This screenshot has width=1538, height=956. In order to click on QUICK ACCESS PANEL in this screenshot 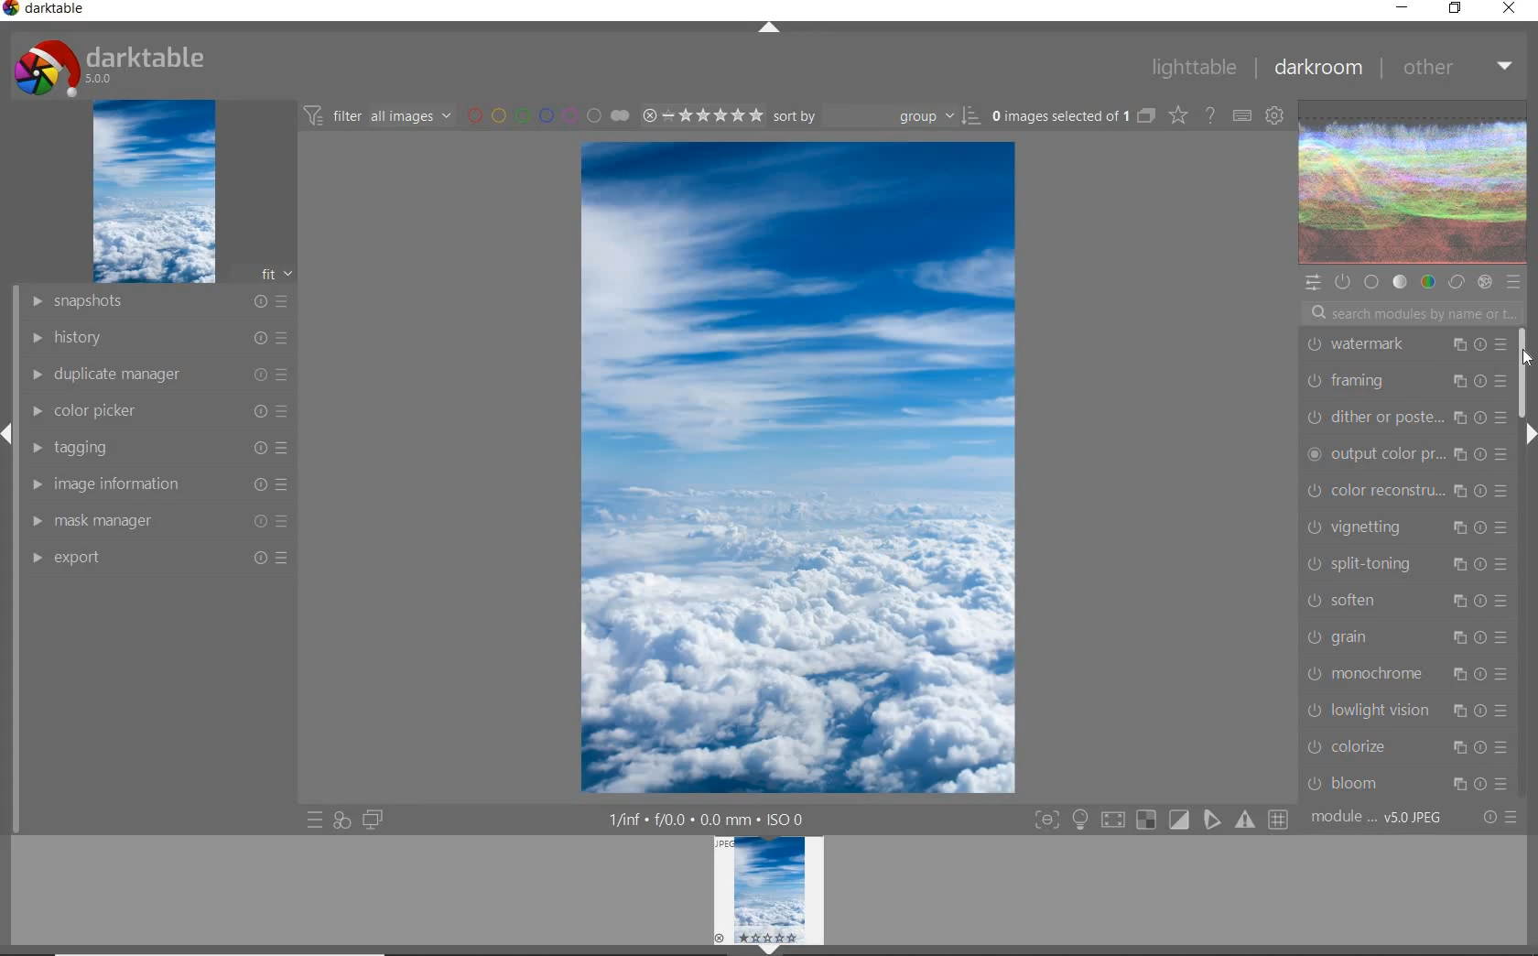, I will do `click(1312, 280)`.